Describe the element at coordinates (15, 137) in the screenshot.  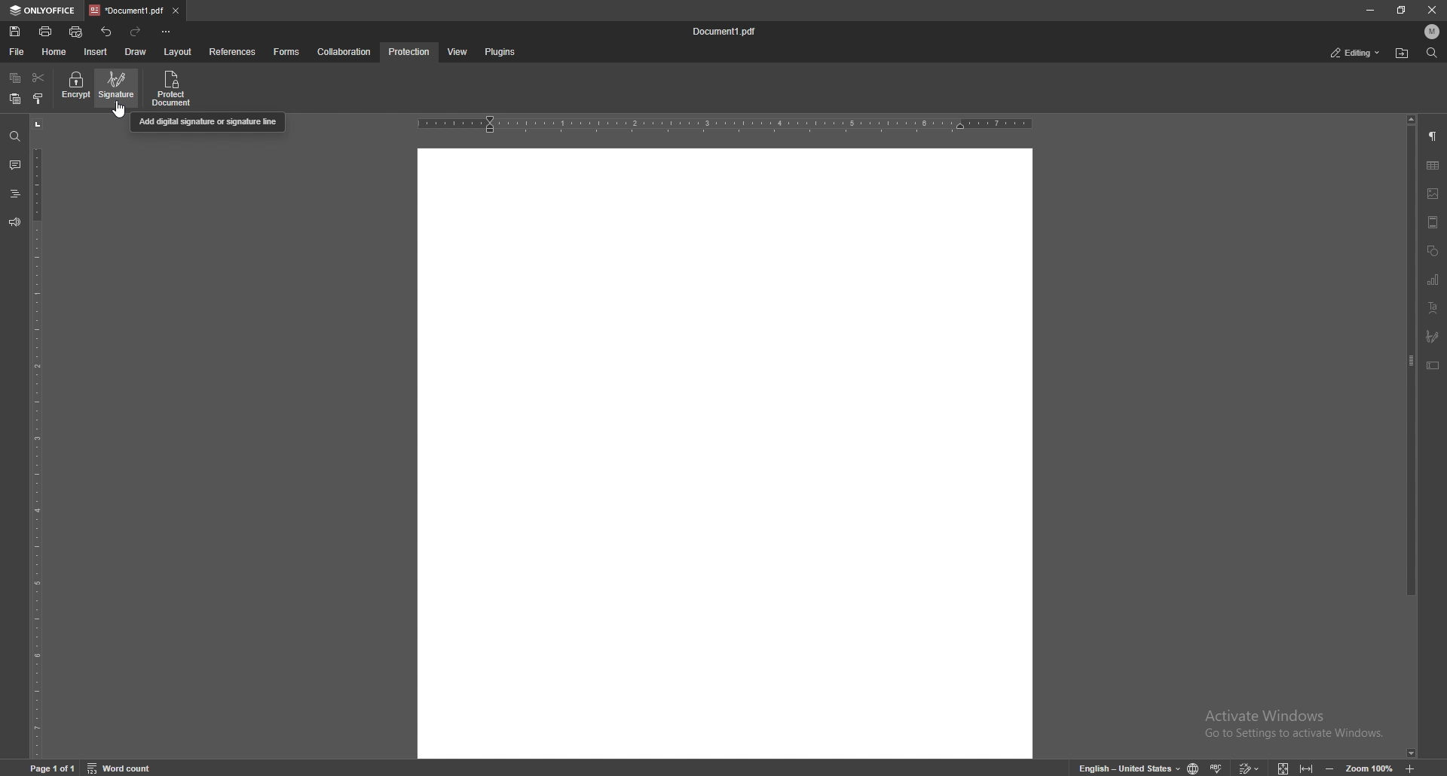
I see `find` at that location.